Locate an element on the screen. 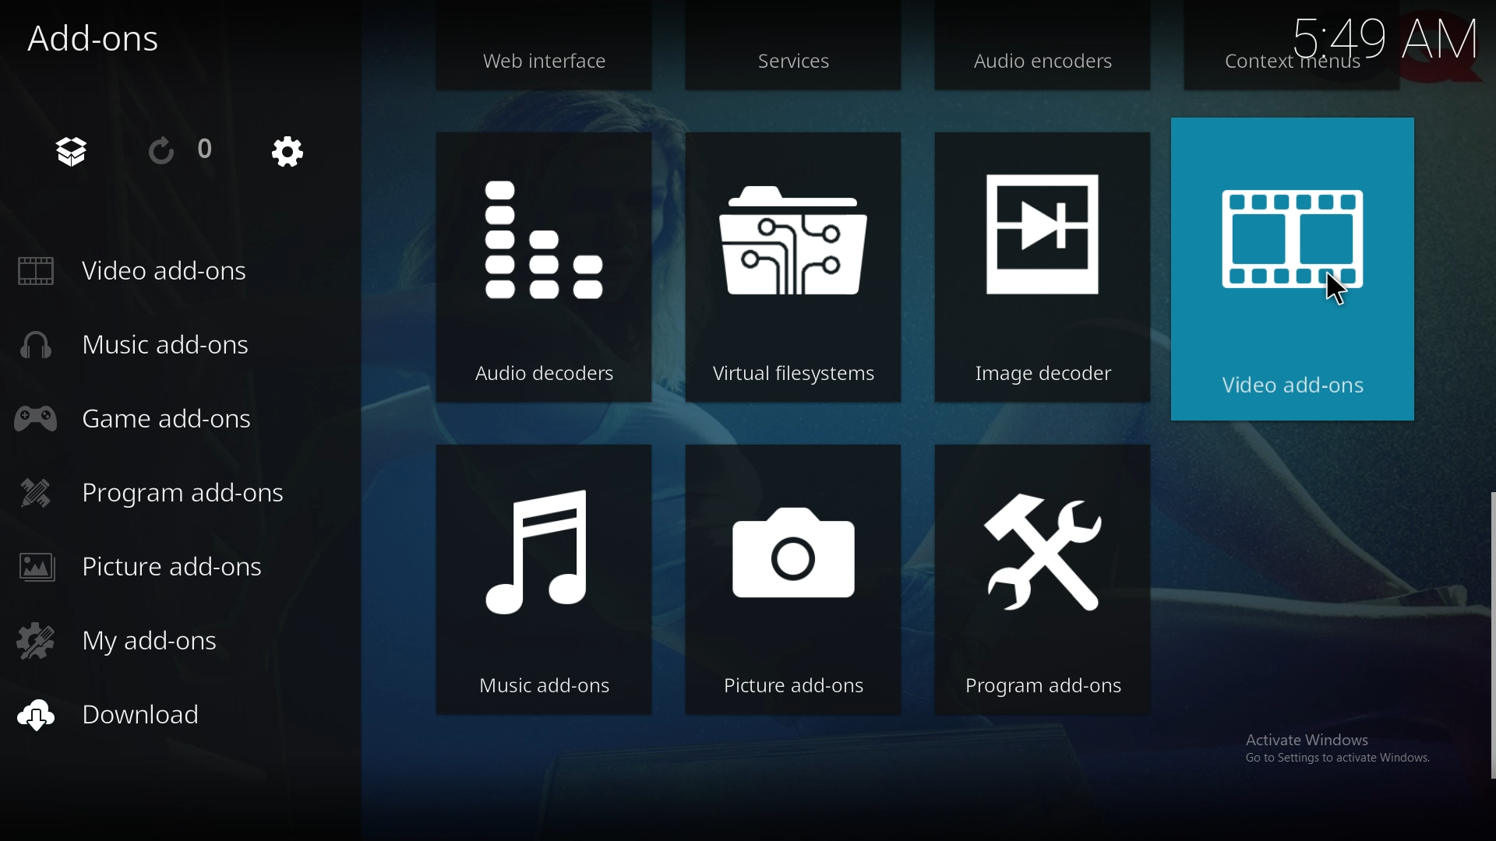 The image size is (1496, 841). audio encoders is located at coordinates (1041, 47).